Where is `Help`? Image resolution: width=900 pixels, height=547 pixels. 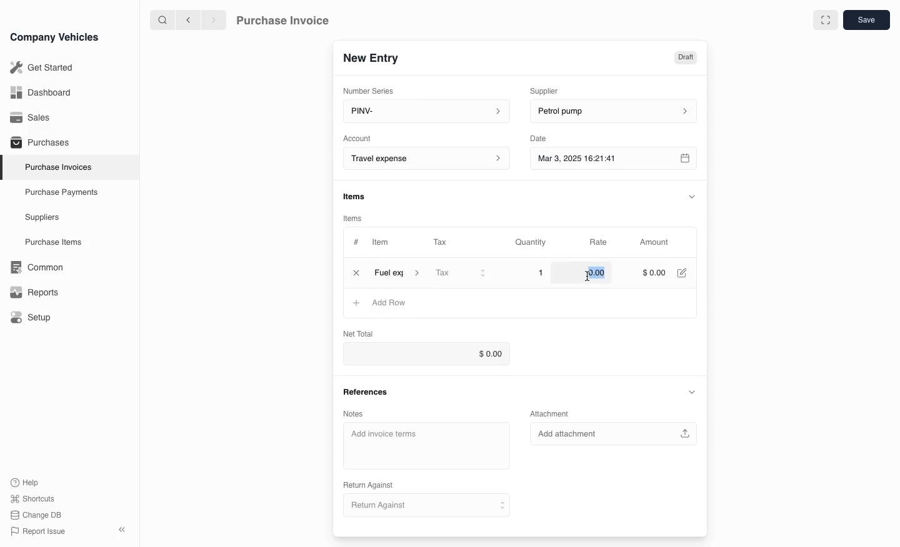 Help is located at coordinates (27, 482).